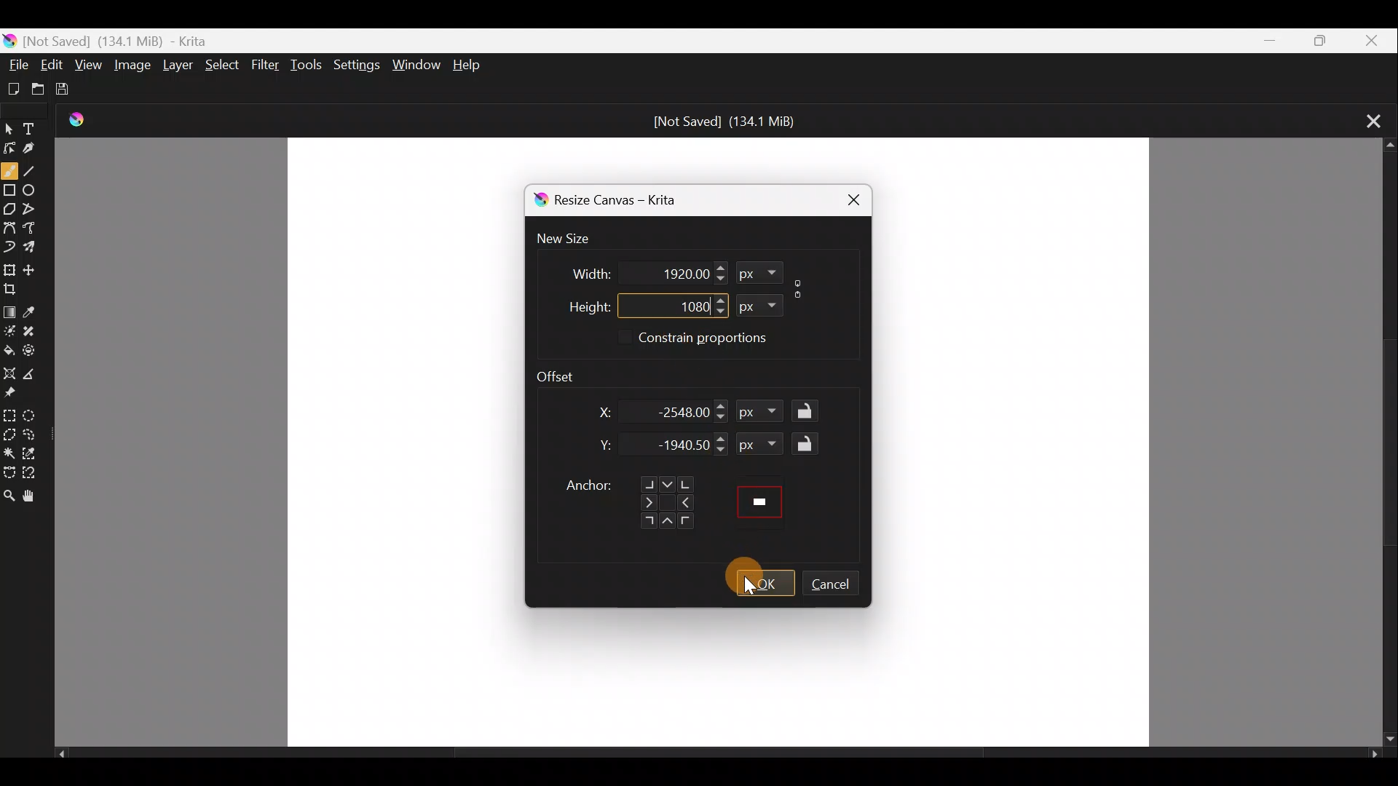 This screenshot has width=1398, height=786. I want to click on Fill a contiguous area of colour with colour/fill a selection, so click(9, 349).